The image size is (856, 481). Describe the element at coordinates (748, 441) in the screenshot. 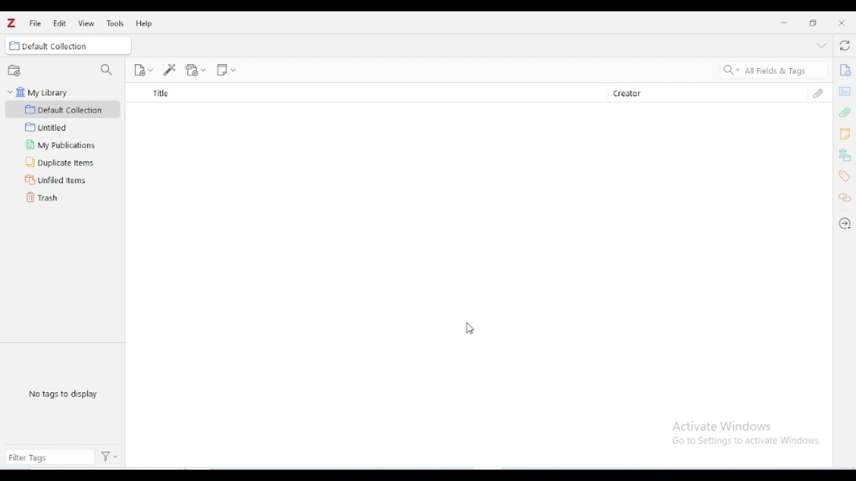

I see `Go to Settings to activate Windows.` at that location.